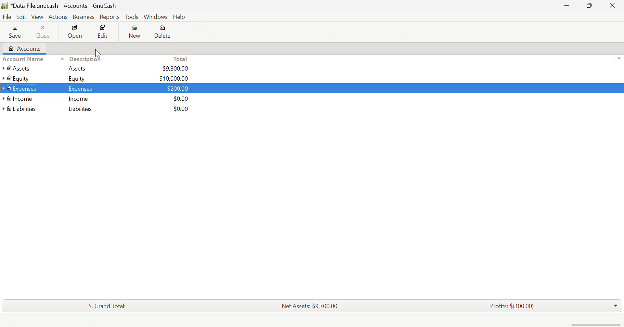  I want to click on Open, so click(75, 32).